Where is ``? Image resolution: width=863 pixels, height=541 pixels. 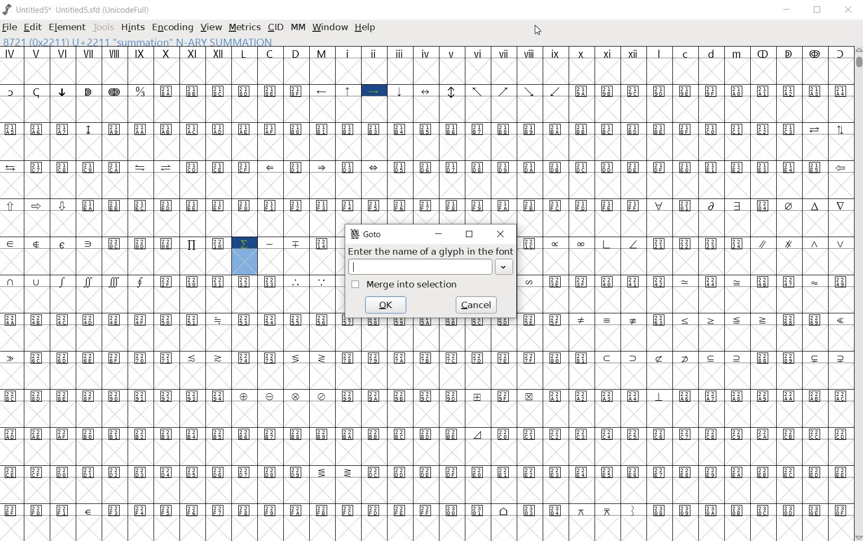
 is located at coordinates (683, 319).